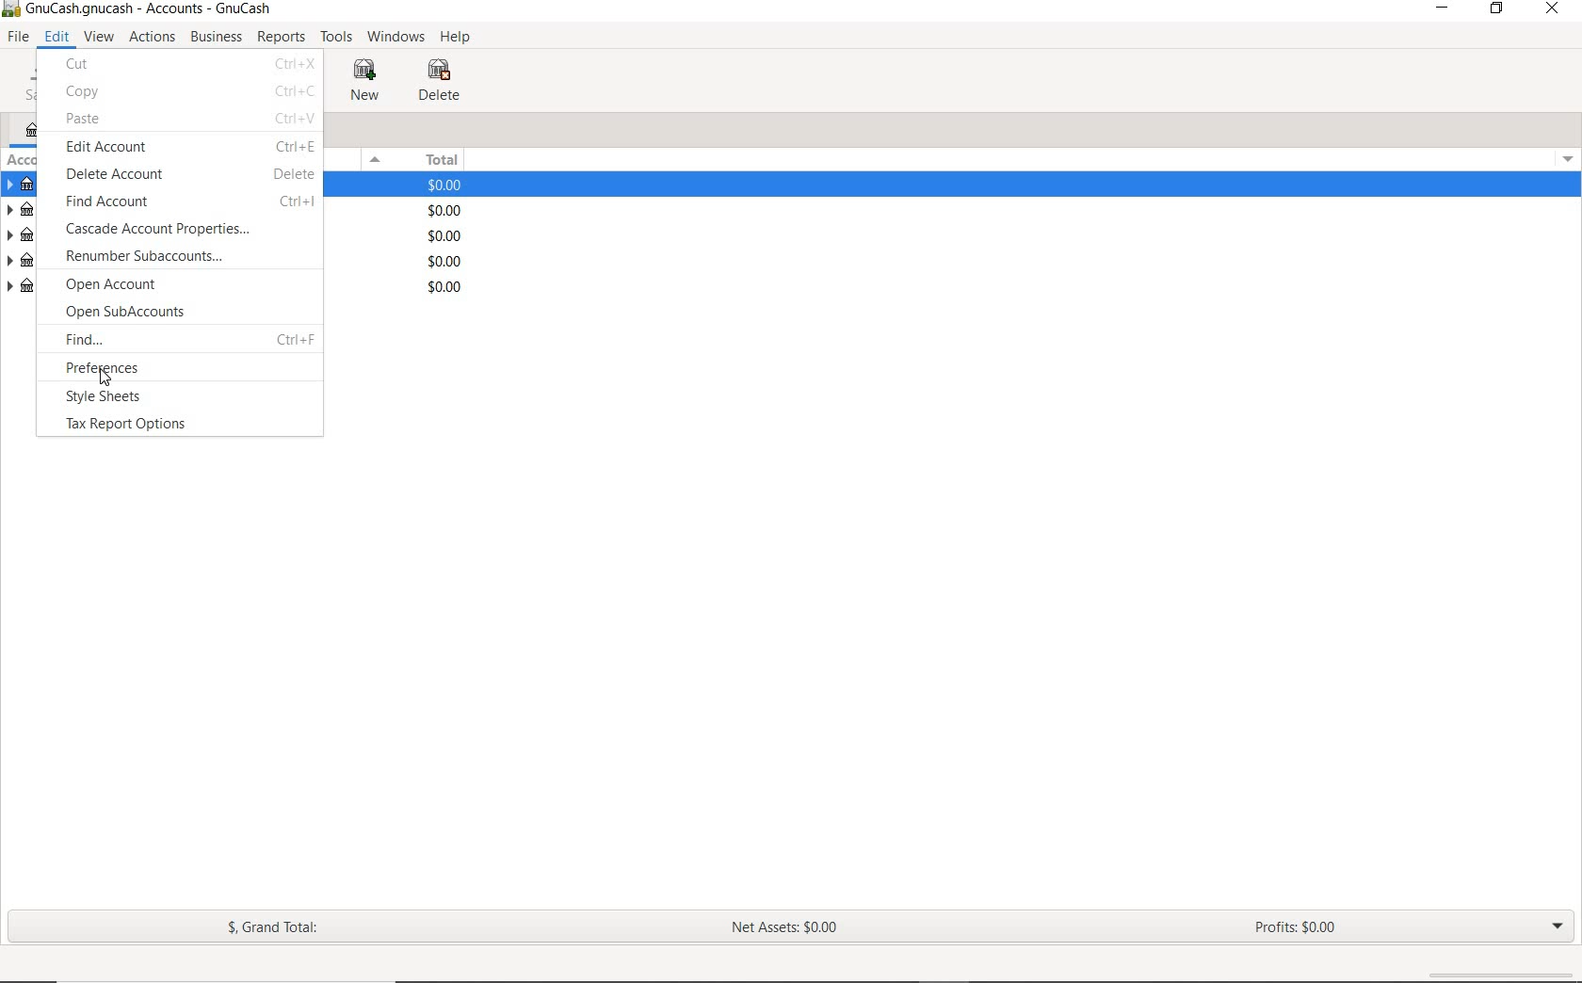 This screenshot has width=1582, height=983. I want to click on Ctrl + I, so click(299, 203).